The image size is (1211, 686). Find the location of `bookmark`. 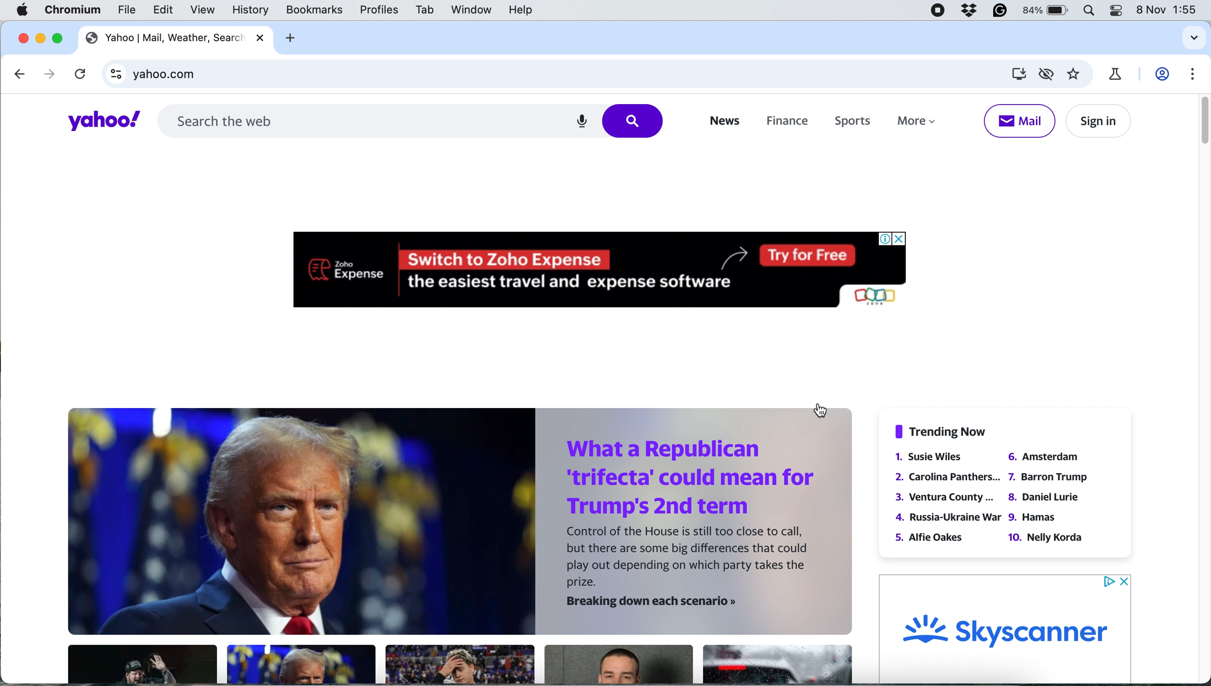

bookmark is located at coordinates (1078, 75).